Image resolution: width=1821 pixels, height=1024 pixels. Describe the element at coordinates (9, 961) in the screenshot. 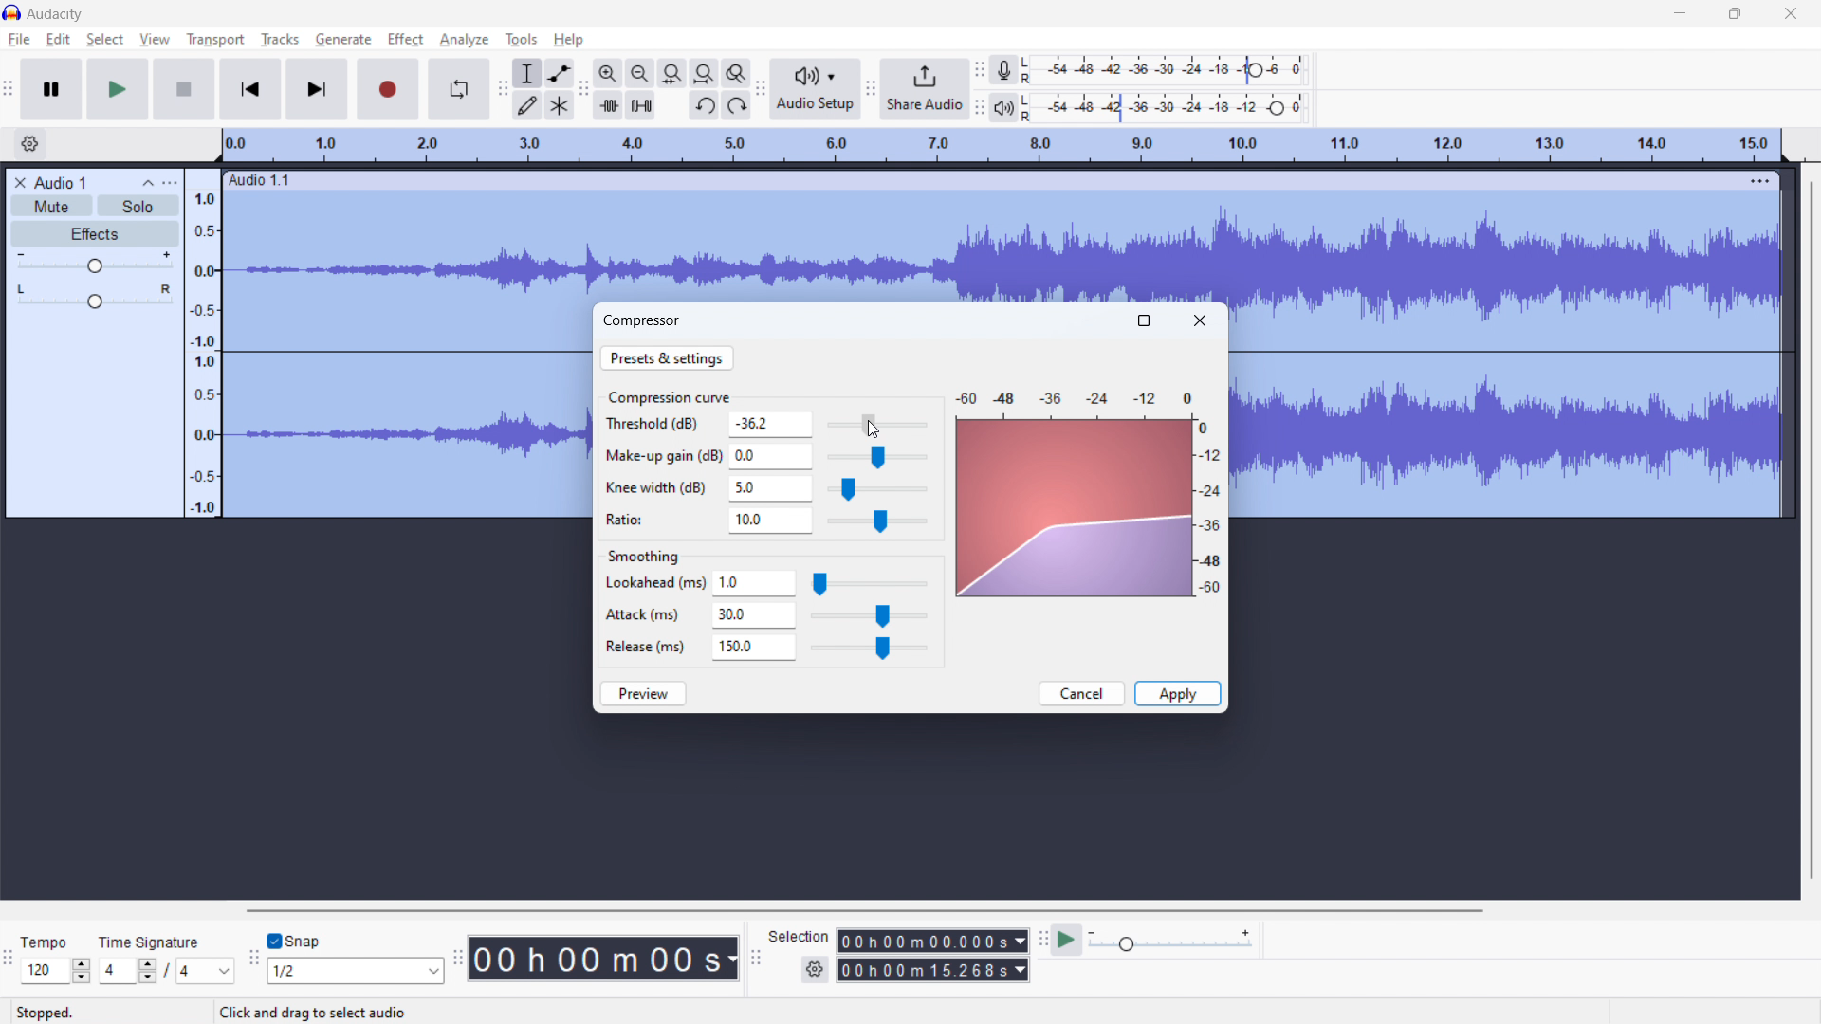

I see `time signature toolbar` at that location.